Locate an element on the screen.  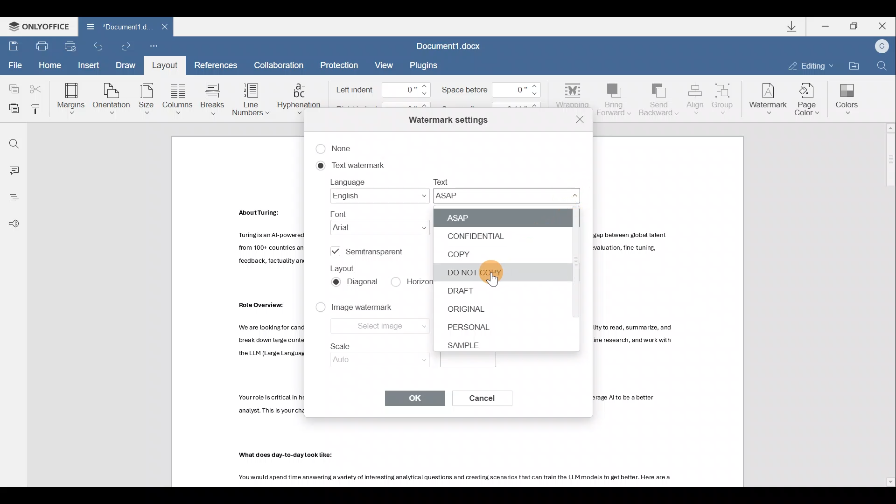
Protection is located at coordinates (341, 64).